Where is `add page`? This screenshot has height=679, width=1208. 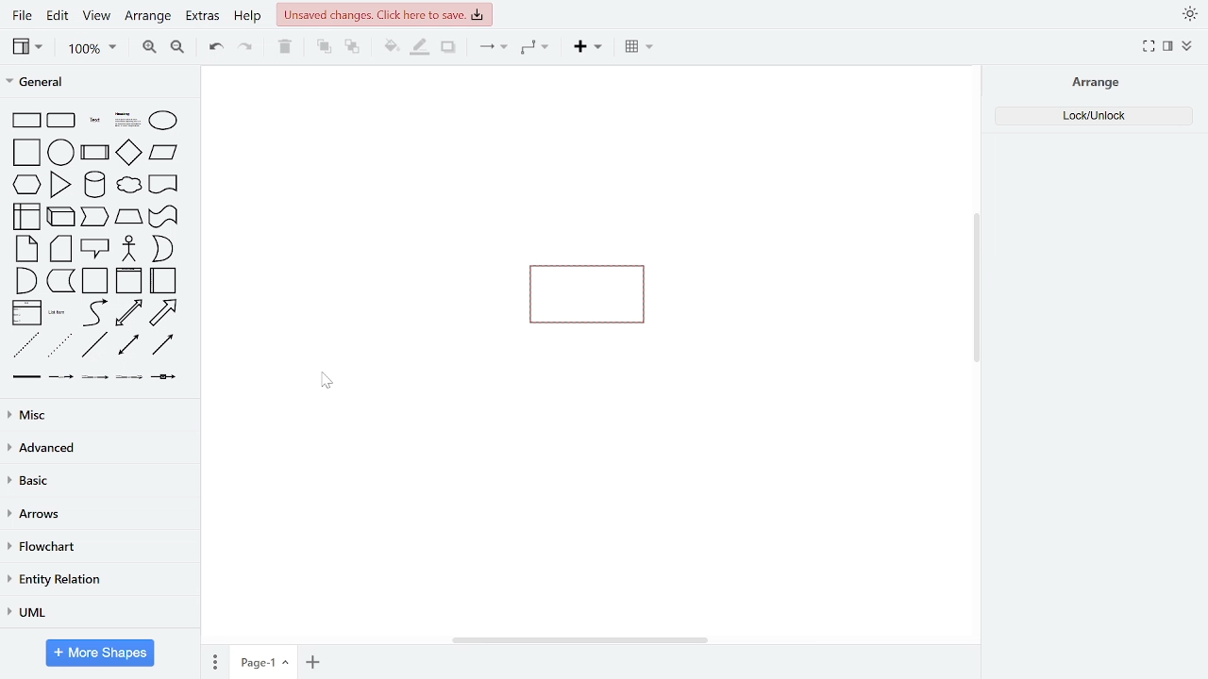 add page is located at coordinates (312, 663).